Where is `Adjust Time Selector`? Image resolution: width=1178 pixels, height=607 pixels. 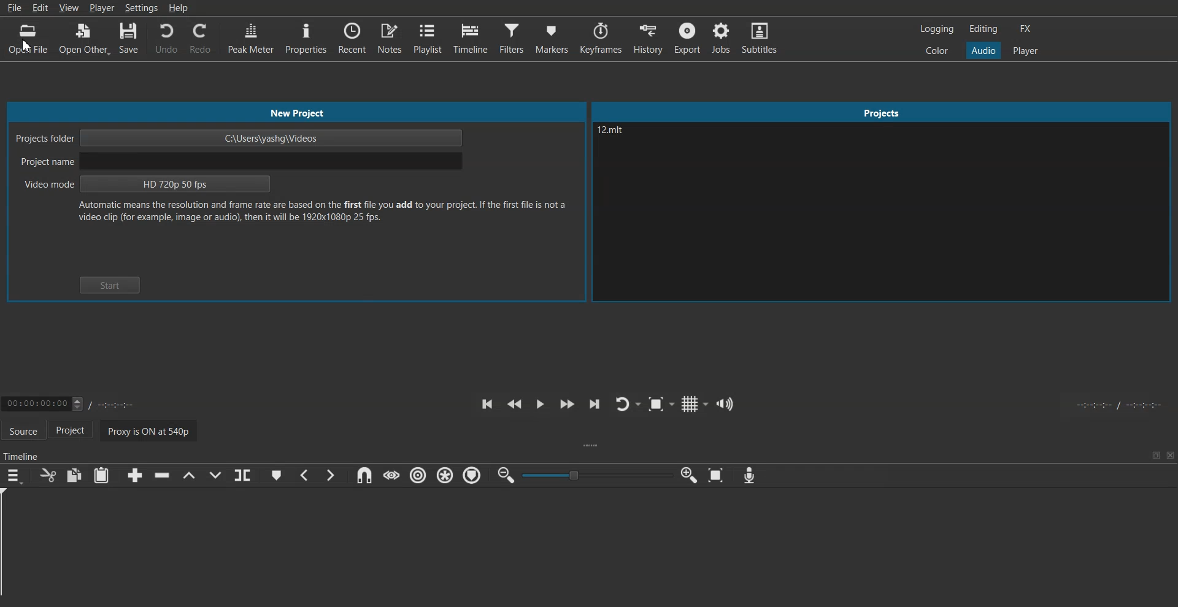 Adjust Time Selector is located at coordinates (72, 402).